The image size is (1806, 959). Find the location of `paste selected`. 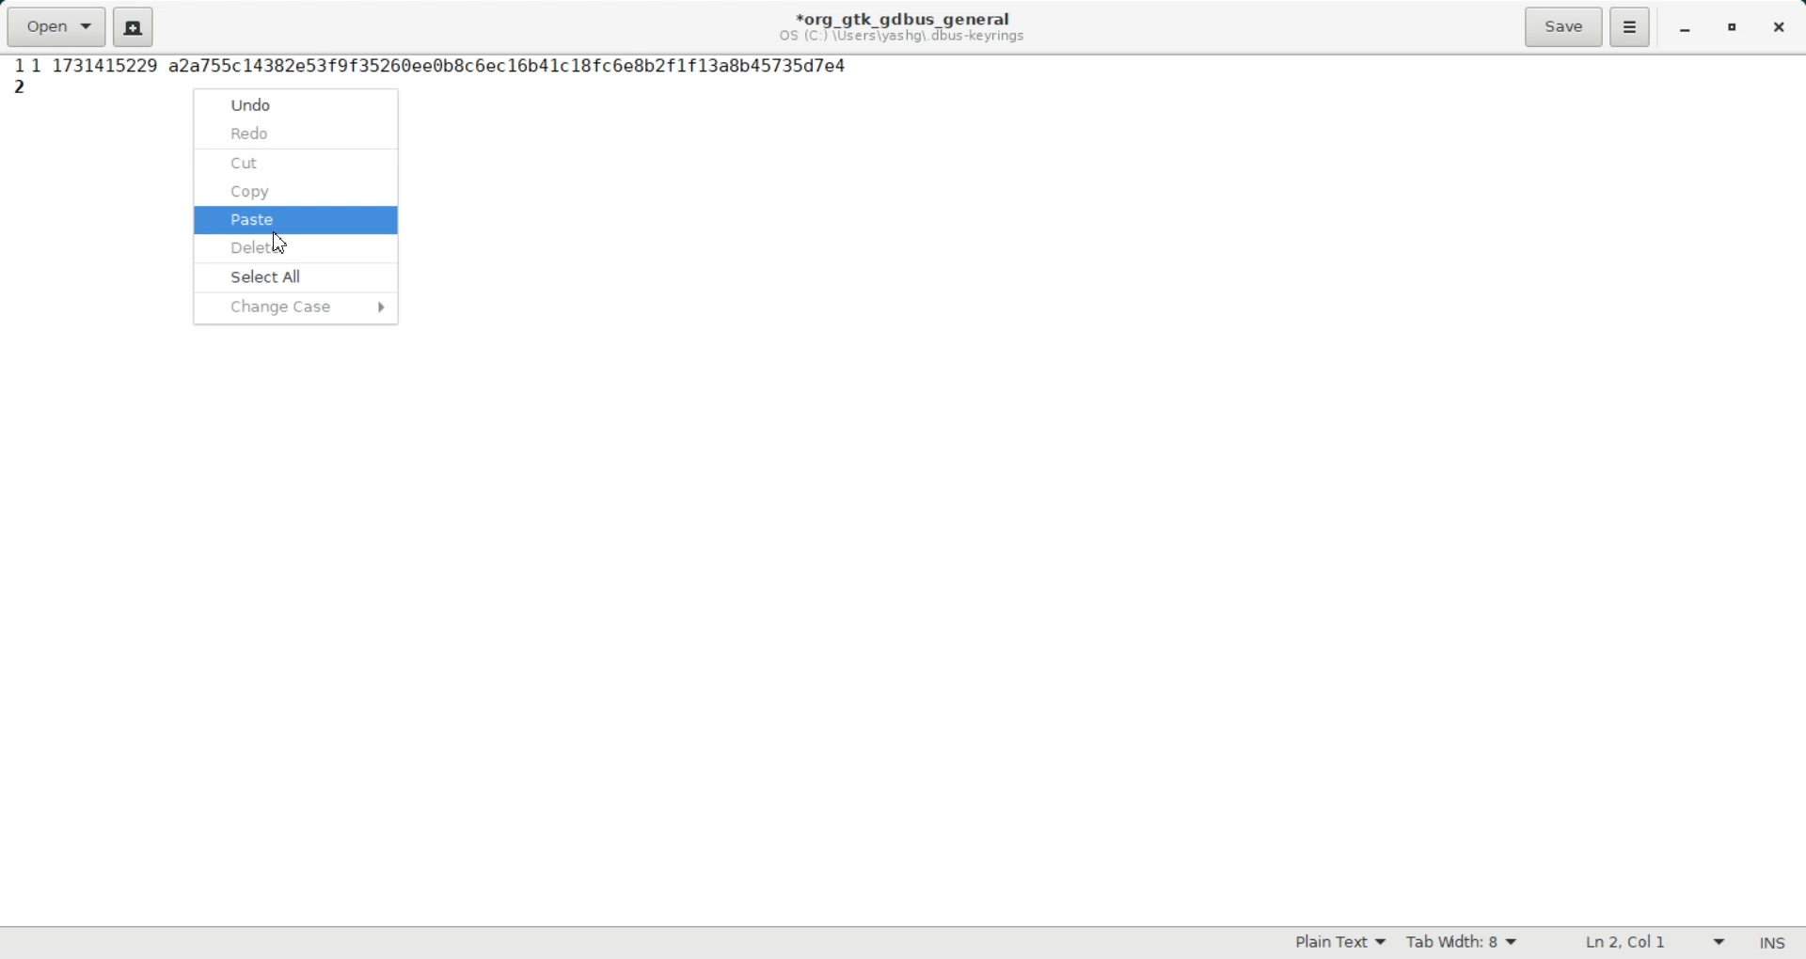

paste selected is located at coordinates (293, 220).